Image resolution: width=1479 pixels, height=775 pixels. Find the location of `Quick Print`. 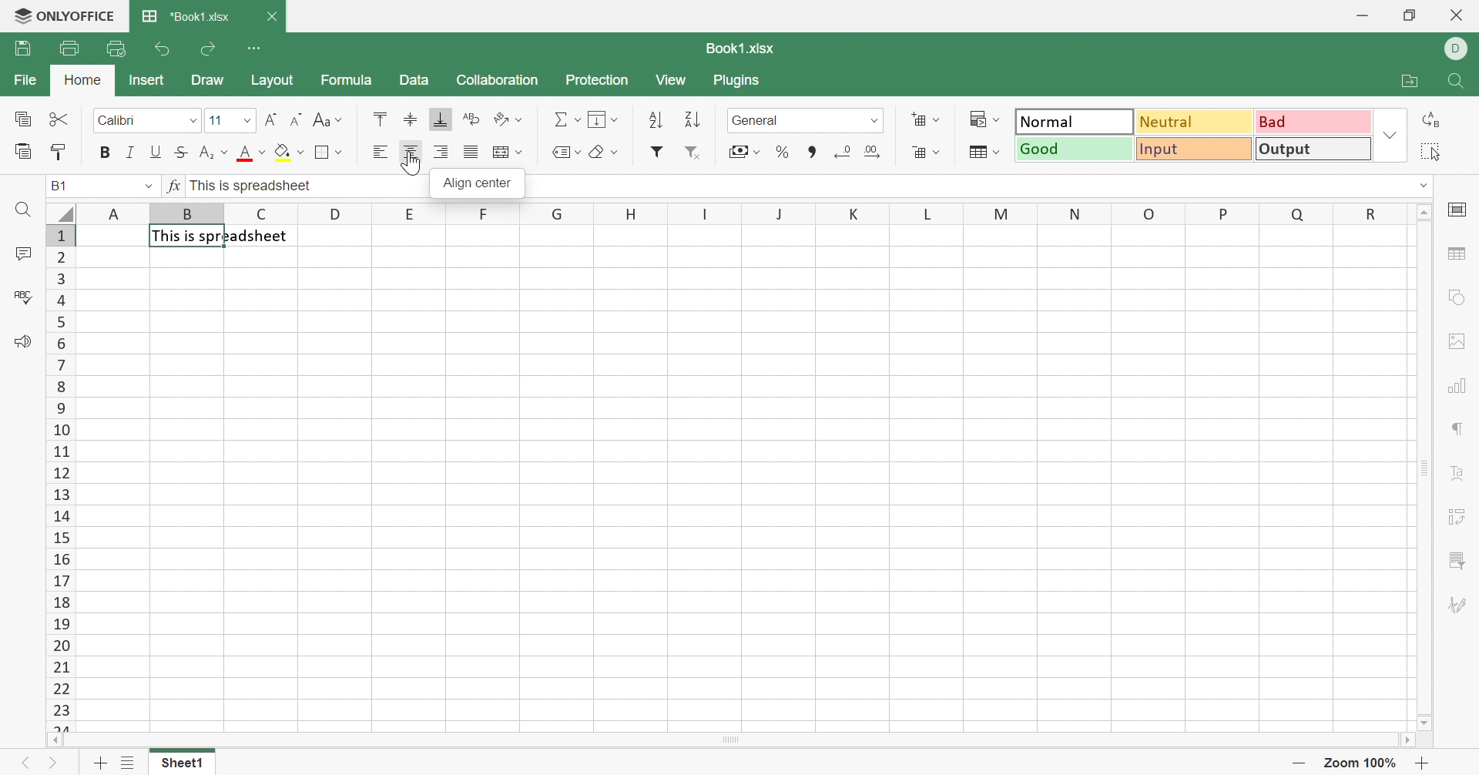

Quick Print is located at coordinates (113, 50).